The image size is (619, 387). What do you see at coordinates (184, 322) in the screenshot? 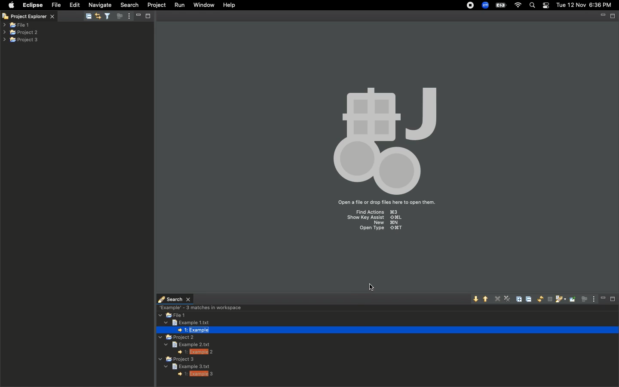
I see `Text file` at bounding box center [184, 322].